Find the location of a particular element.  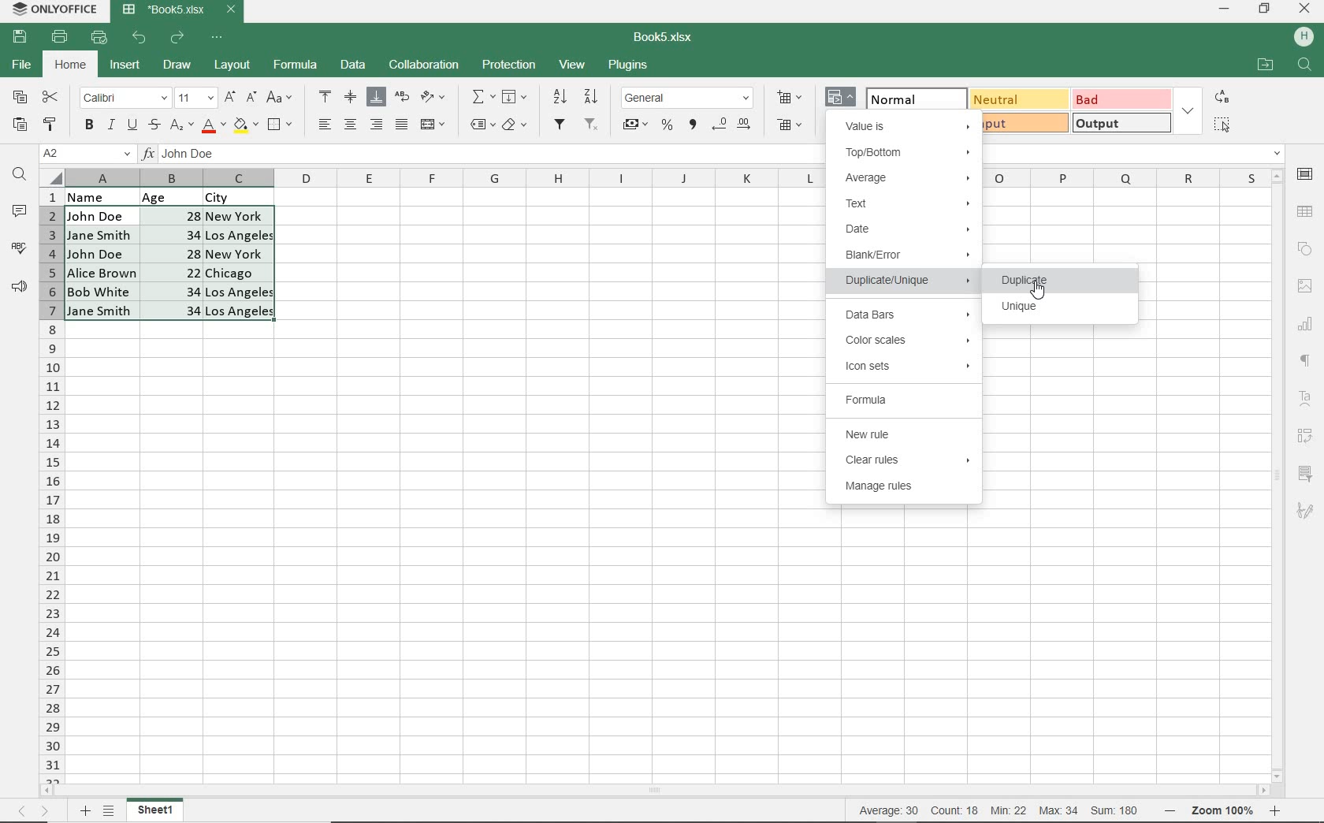

FONT is located at coordinates (123, 97).